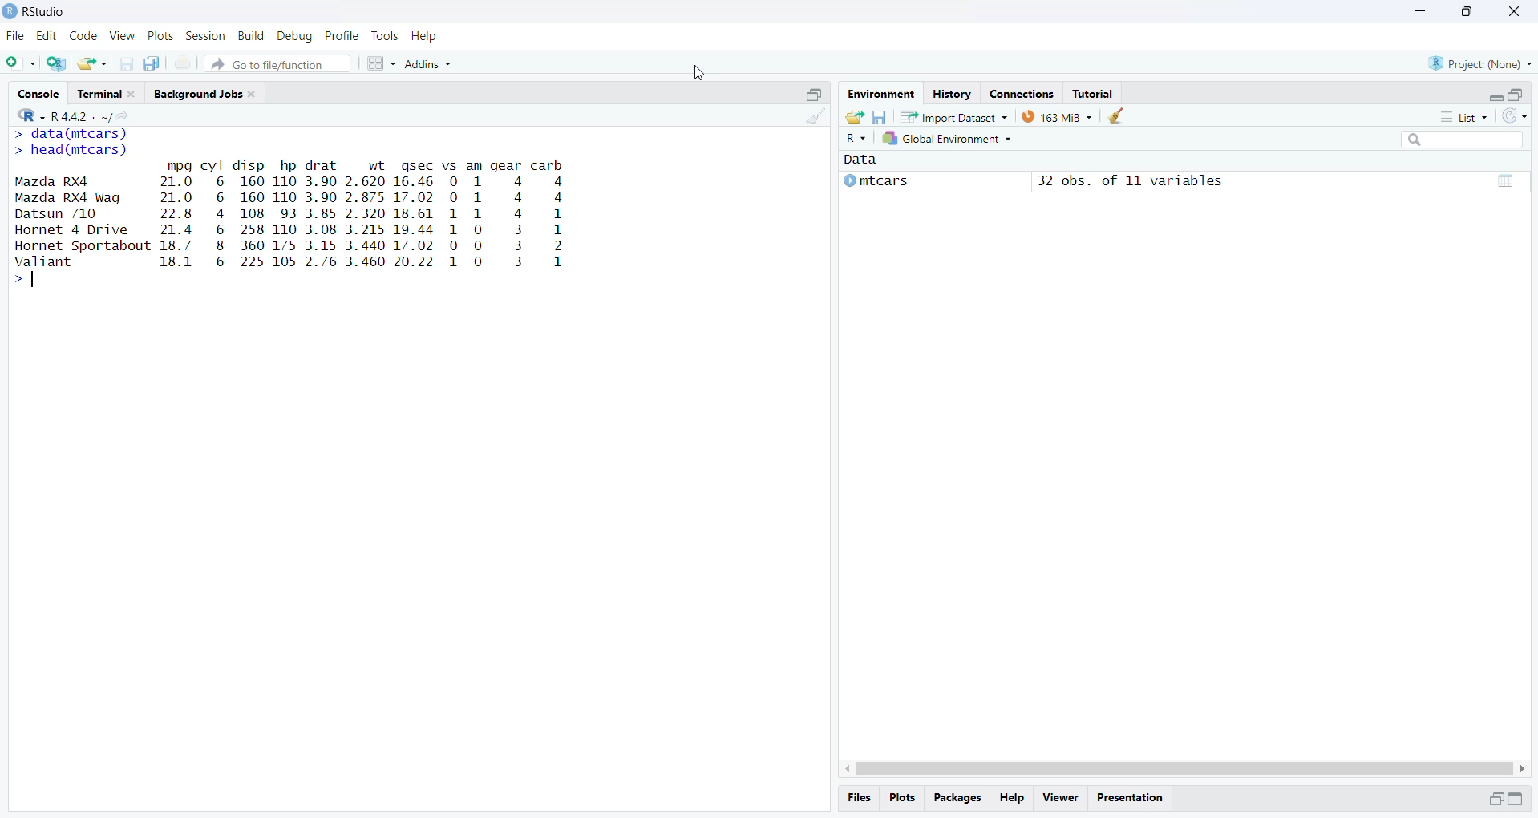 This screenshot has height=818, width=1538. I want to click on Packages, so click(960, 798).